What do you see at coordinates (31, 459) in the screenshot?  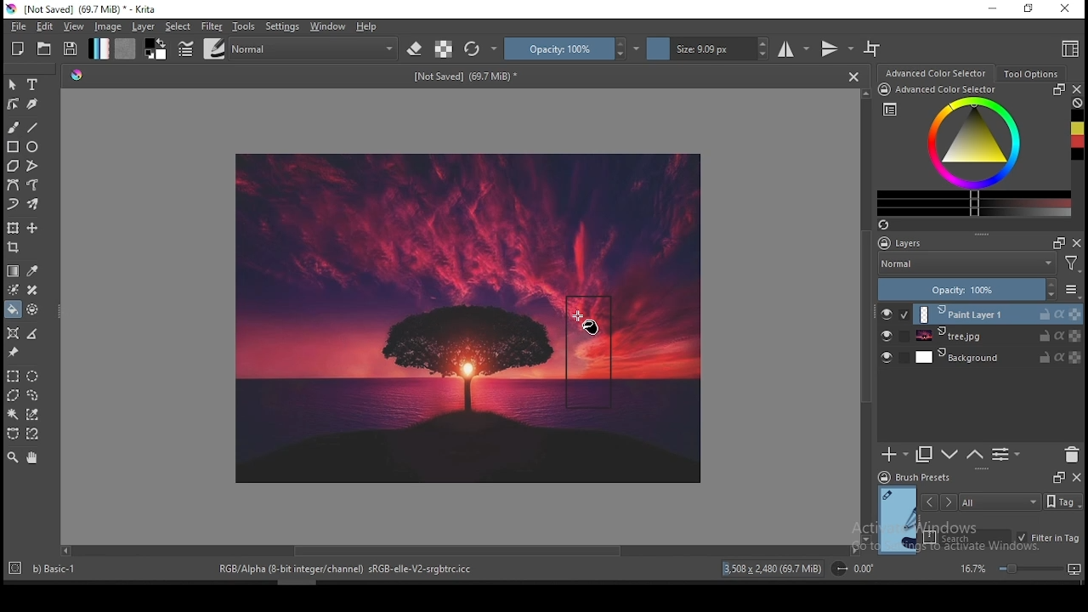 I see `pan tool` at bounding box center [31, 459].